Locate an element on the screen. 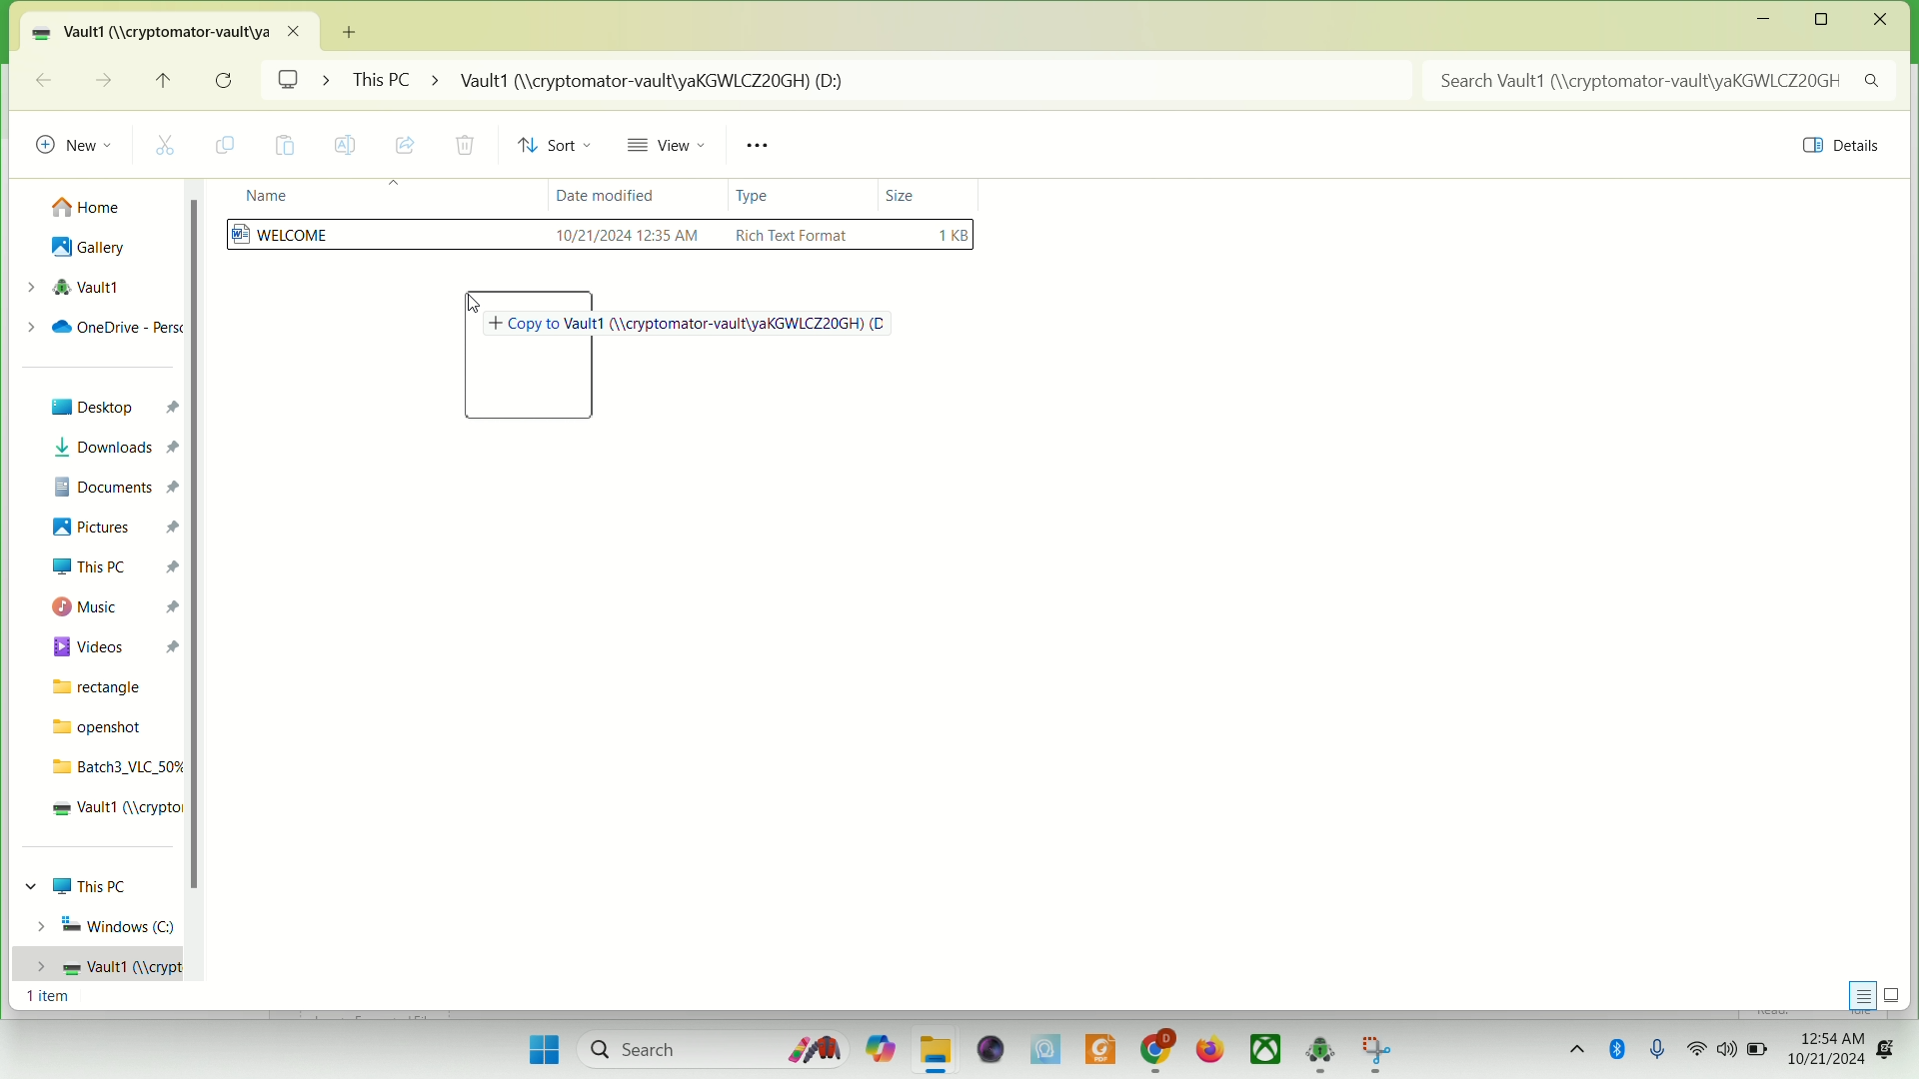 Image resolution: width=1919 pixels, height=1079 pixels. Desktop is located at coordinates (110, 406).